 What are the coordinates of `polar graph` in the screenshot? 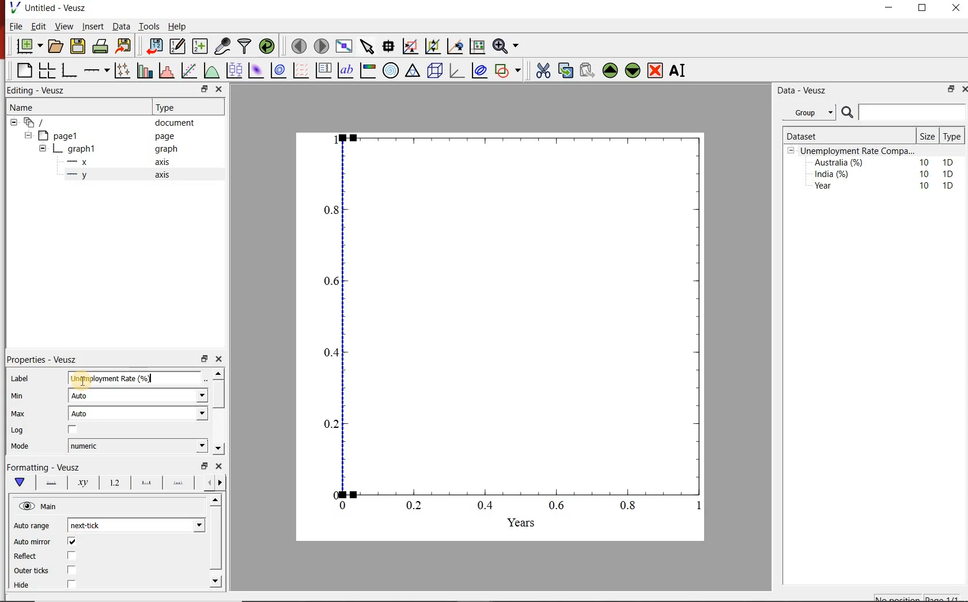 It's located at (391, 71).